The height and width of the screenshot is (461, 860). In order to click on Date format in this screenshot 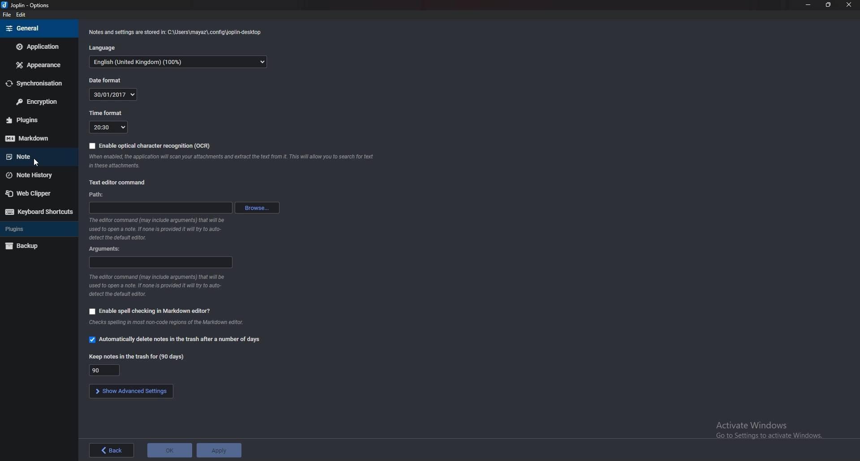, I will do `click(112, 94)`.